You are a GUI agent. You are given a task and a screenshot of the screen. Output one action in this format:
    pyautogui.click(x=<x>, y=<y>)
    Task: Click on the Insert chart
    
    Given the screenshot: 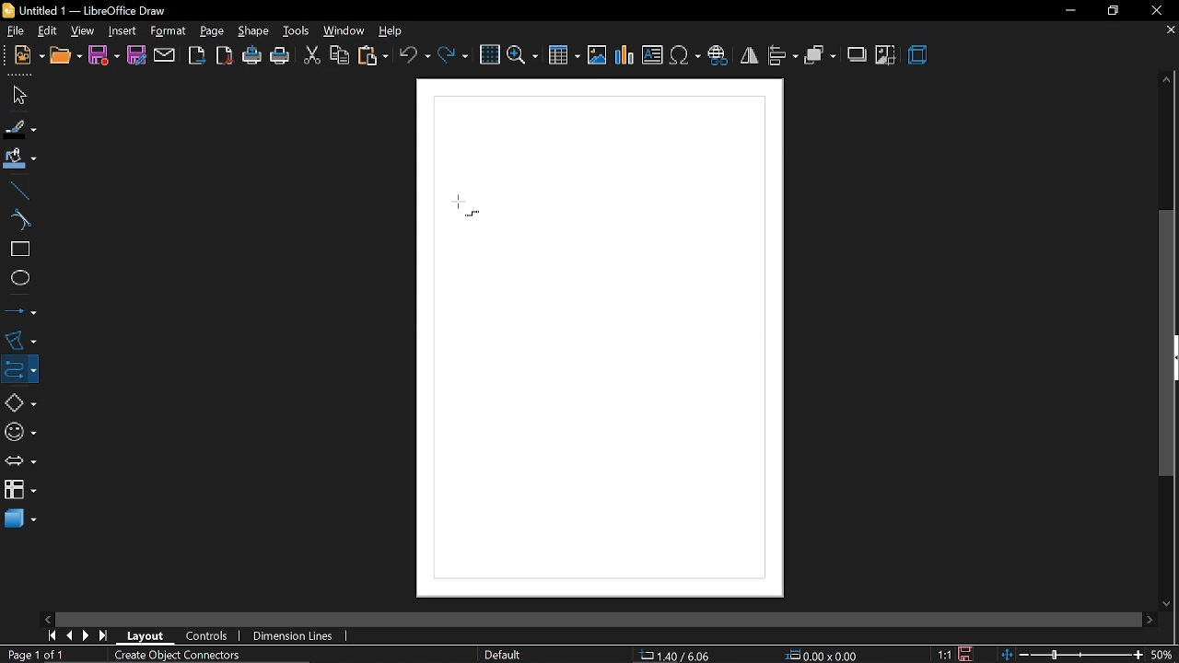 What is the action you would take?
    pyautogui.click(x=625, y=55)
    